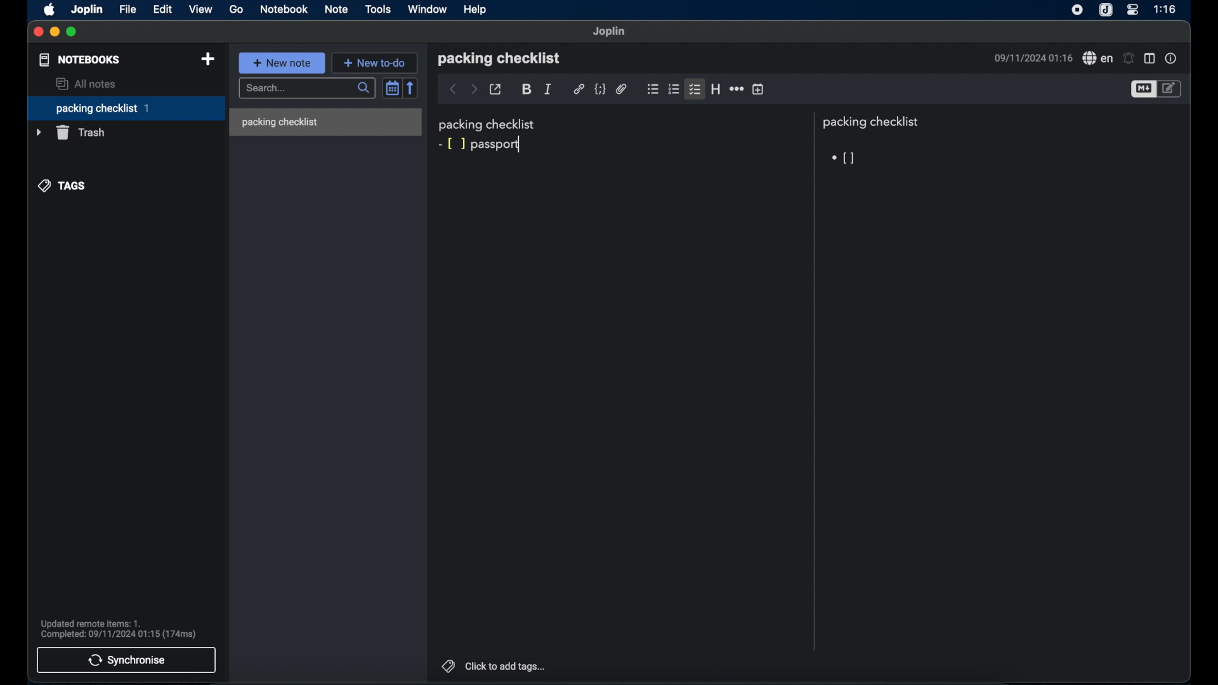  I want to click on horizontal rule, so click(736, 89).